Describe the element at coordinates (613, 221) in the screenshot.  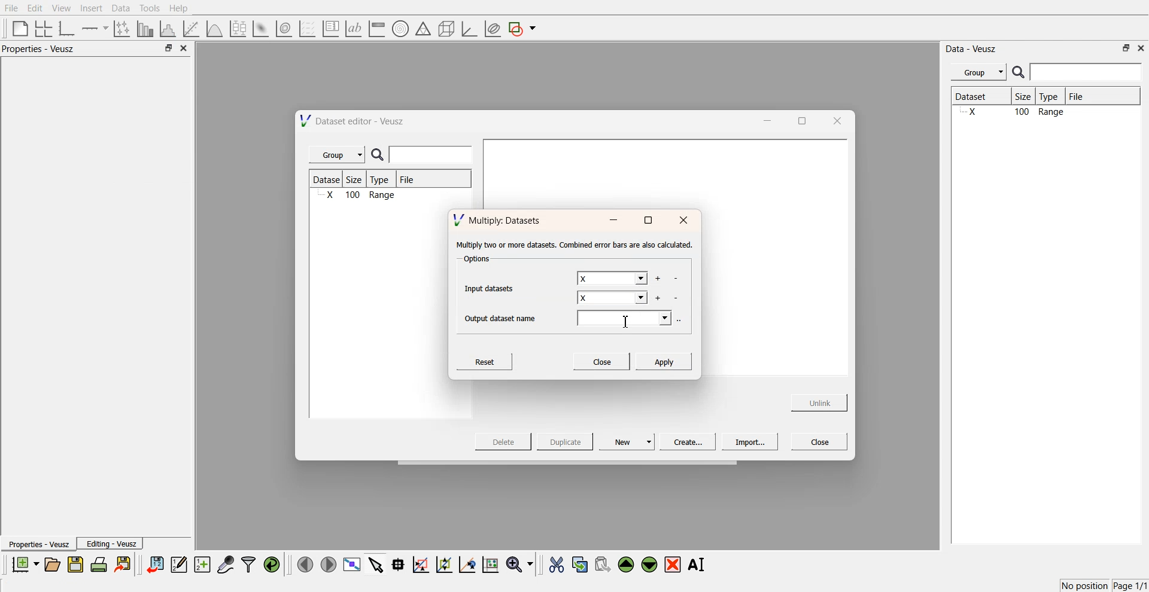
I see `minimise` at that location.